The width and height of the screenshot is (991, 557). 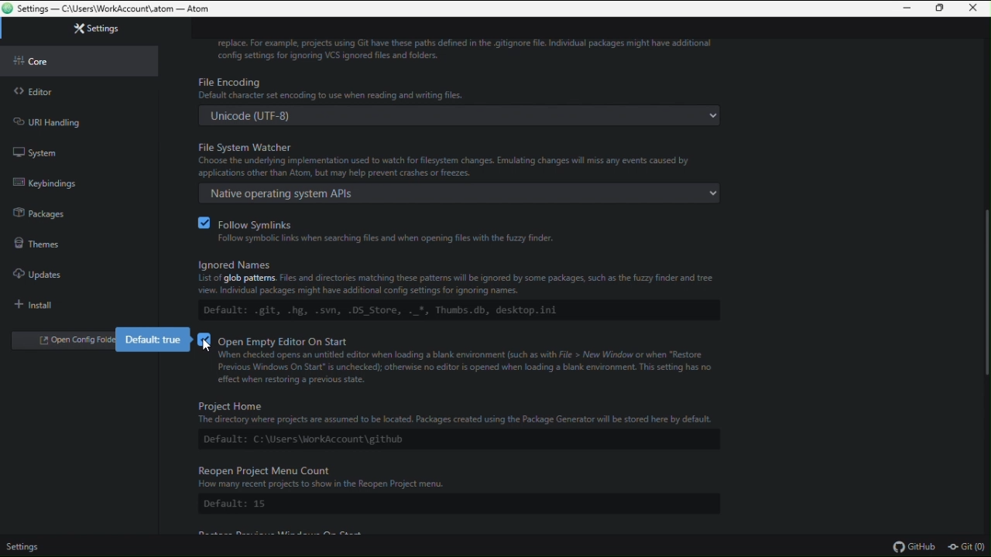 What do you see at coordinates (910, 9) in the screenshot?
I see `minimize` at bounding box center [910, 9].